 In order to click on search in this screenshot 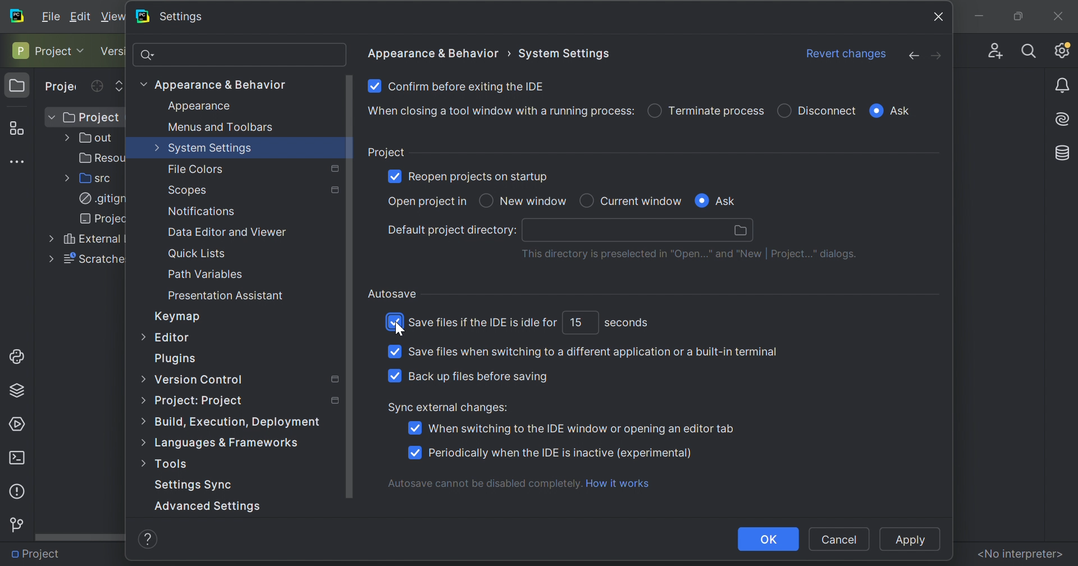, I will do `click(624, 230)`.